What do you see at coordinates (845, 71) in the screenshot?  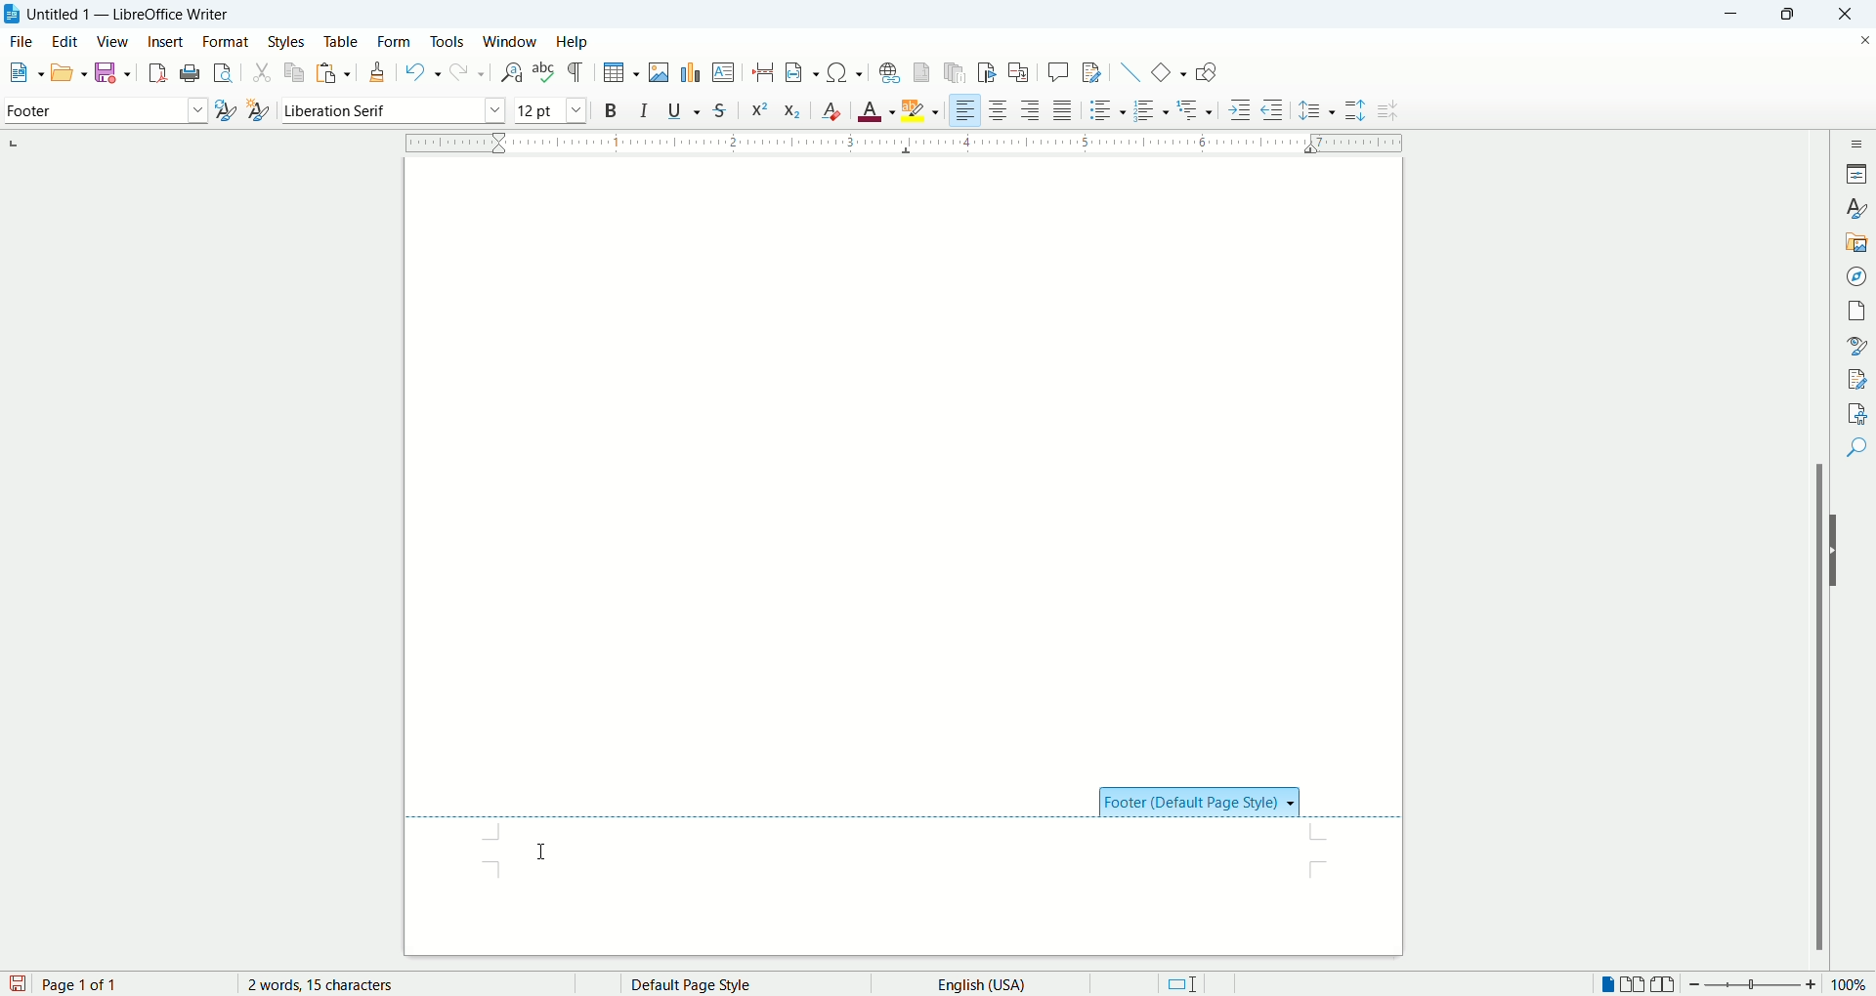 I see `insert symbol` at bounding box center [845, 71].